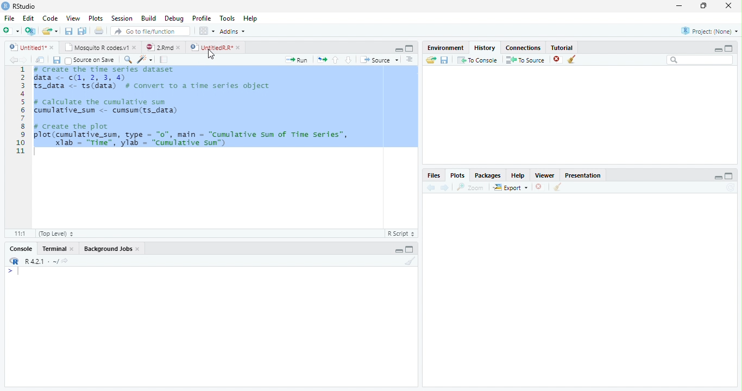  What do you see at coordinates (563, 47) in the screenshot?
I see `Tutorial` at bounding box center [563, 47].